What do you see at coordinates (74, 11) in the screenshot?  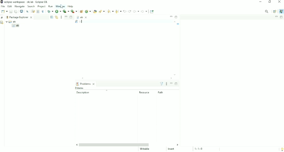 I see `Run Last Tool` at bounding box center [74, 11].